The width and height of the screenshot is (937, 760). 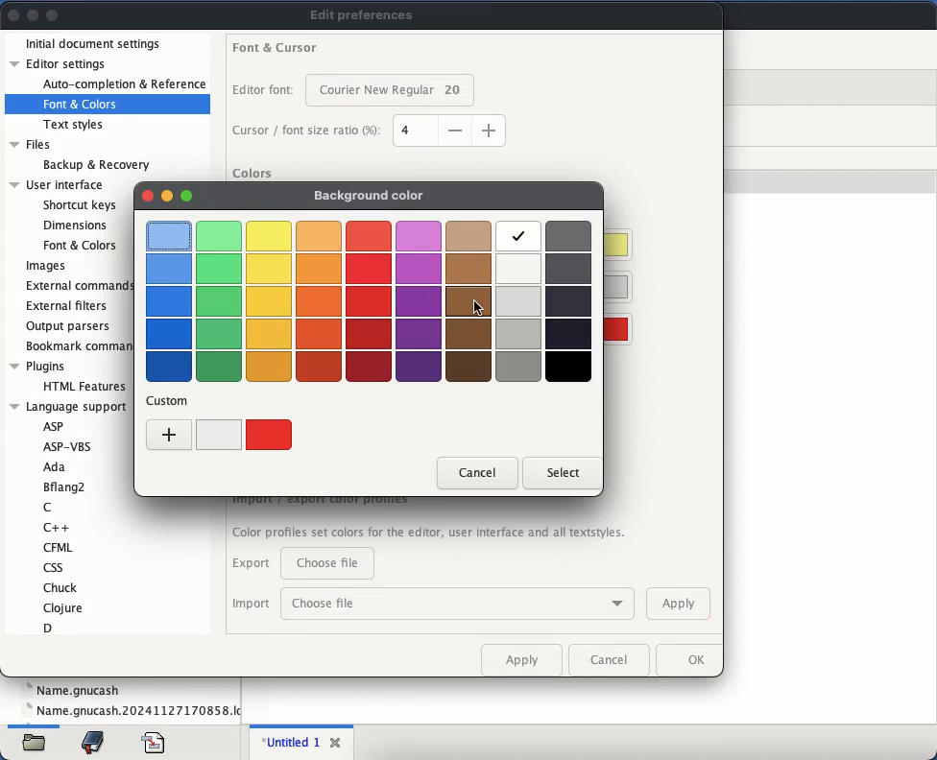 What do you see at coordinates (58, 184) in the screenshot?
I see `User interface` at bounding box center [58, 184].